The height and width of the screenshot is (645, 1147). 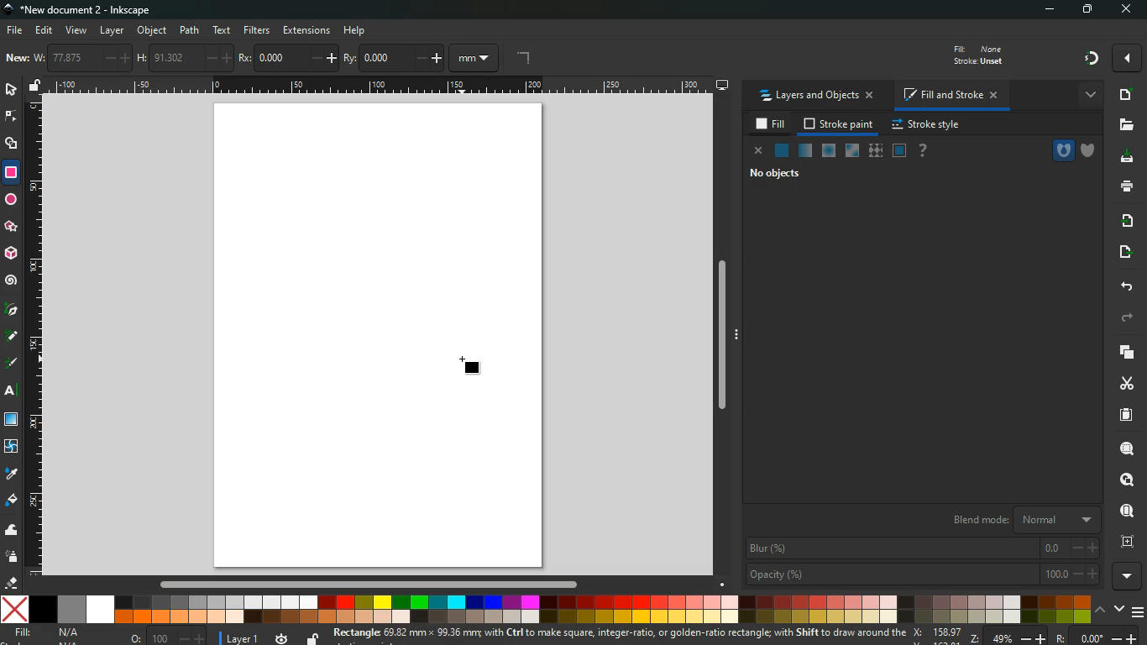 What do you see at coordinates (37, 85) in the screenshot?
I see `unlock` at bounding box center [37, 85].